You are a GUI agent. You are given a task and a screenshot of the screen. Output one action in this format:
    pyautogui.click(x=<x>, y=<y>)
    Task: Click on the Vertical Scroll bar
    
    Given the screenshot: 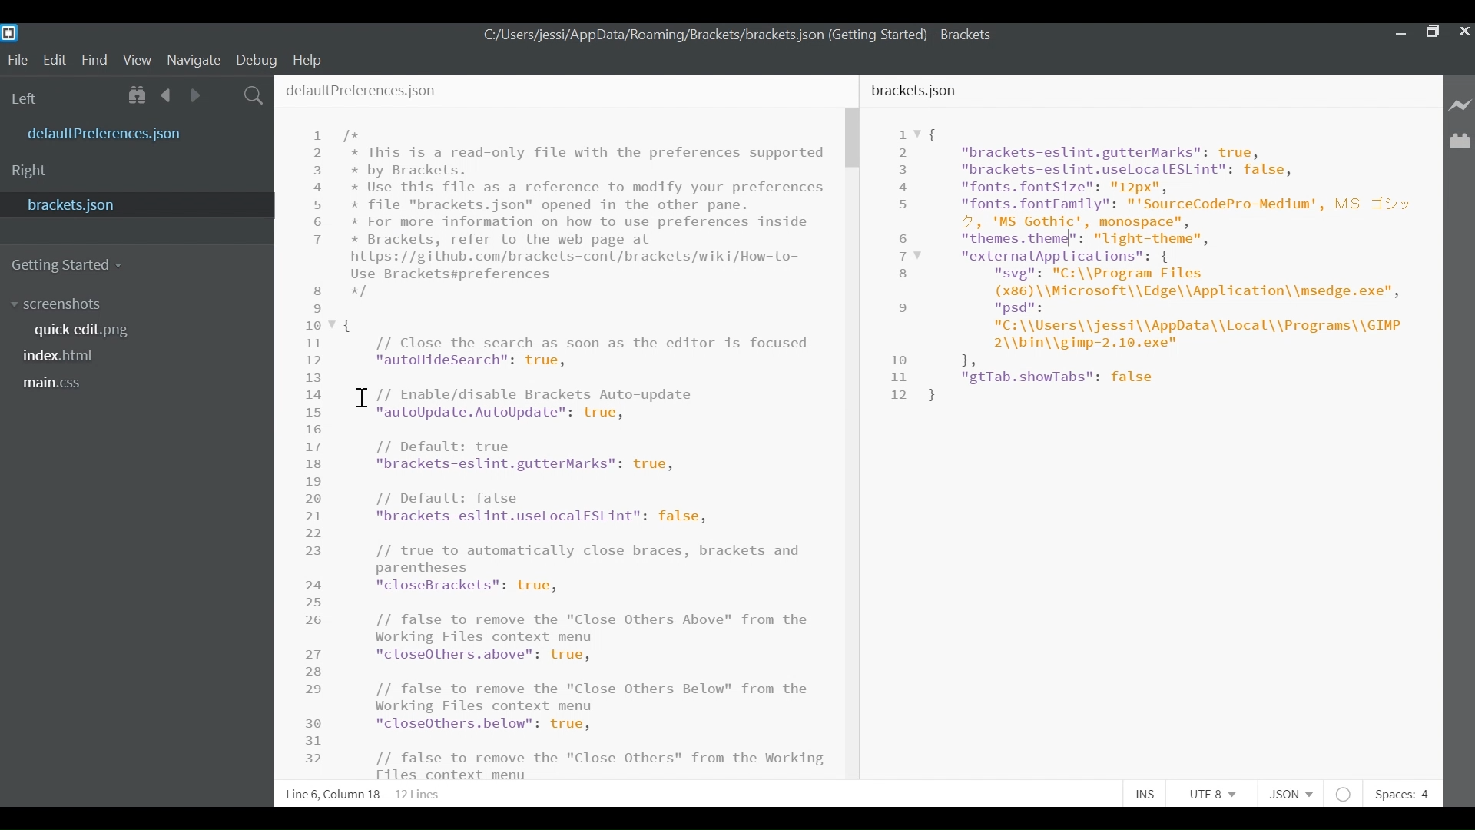 What is the action you would take?
    pyautogui.click(x=851, y=139)
    